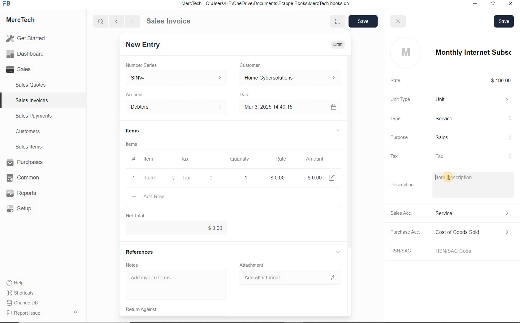 This screenshot has width=520, height=323. Describe the element at coordinates (470, 118) in the screenshot. I see `Product` at that location.